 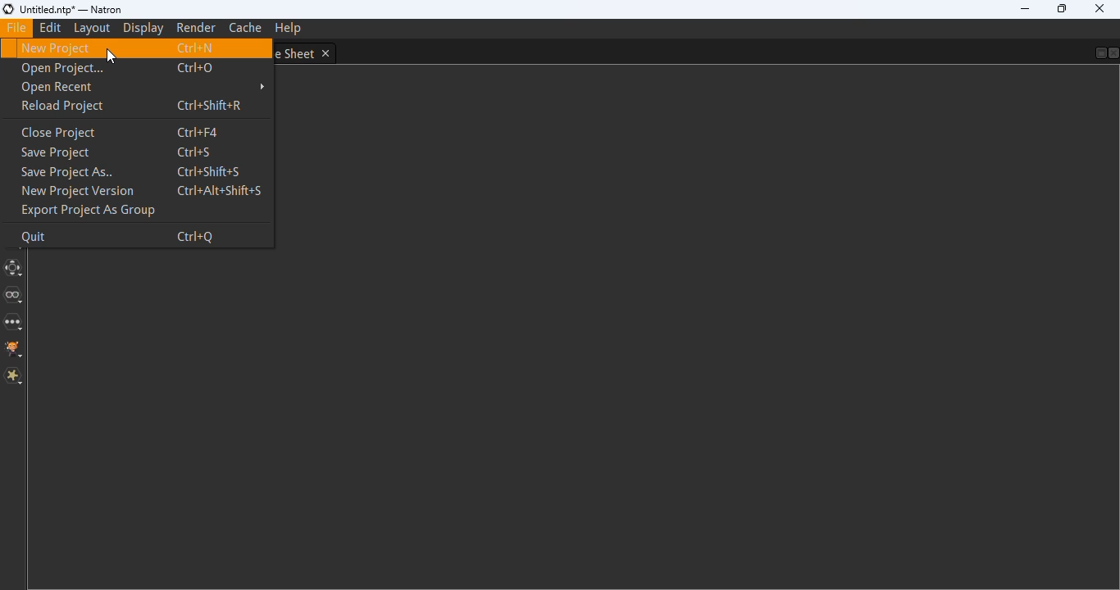 I want to click on new project, so click(x=139, y=48).